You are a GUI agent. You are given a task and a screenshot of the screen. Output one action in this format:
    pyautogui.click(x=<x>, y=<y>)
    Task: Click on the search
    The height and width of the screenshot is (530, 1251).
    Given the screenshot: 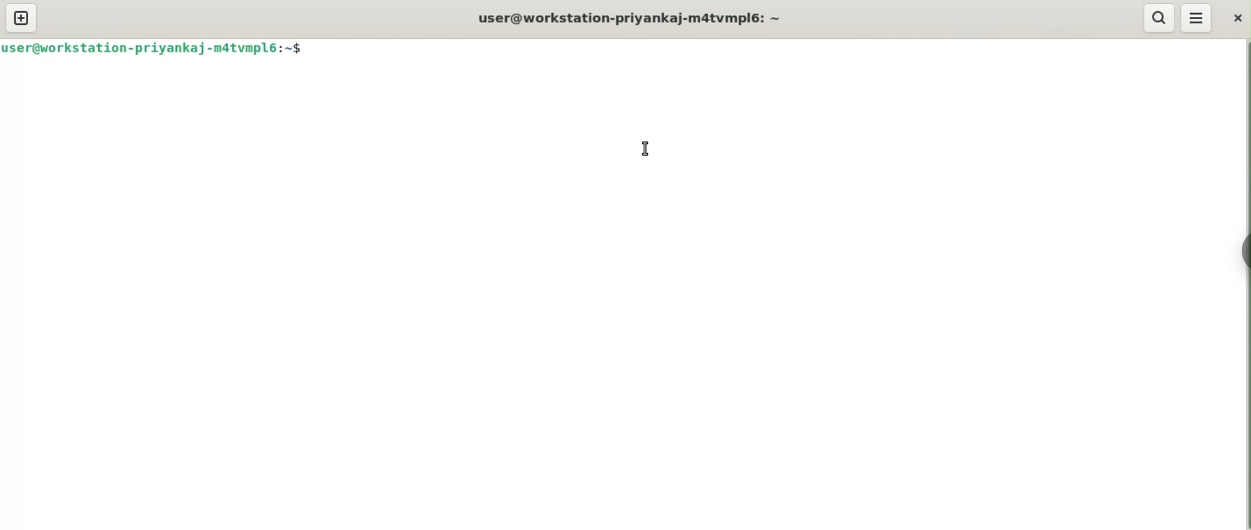 What is the action you would take?
    pyautogui.click(x=1160, y=16)
    